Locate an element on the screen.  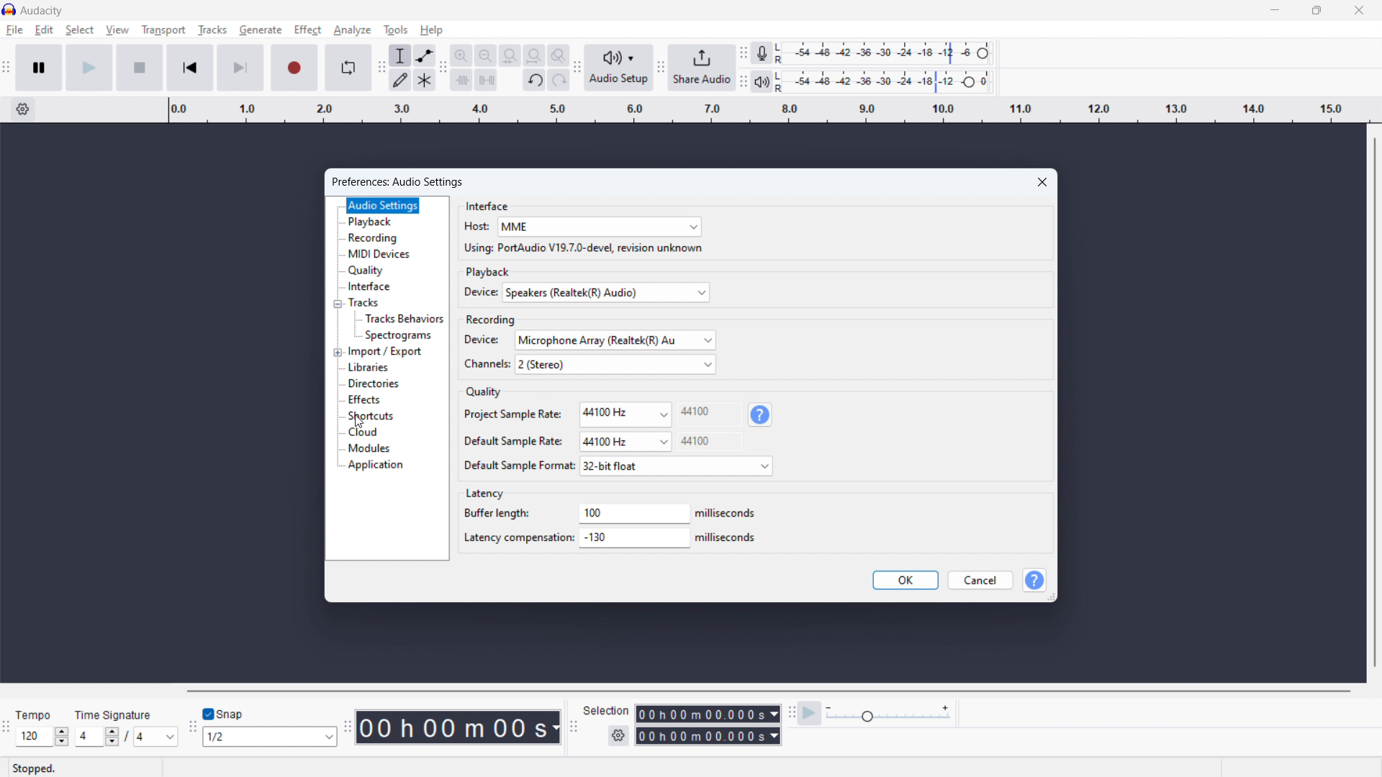
selection tool is located at coordinates (401, 55).